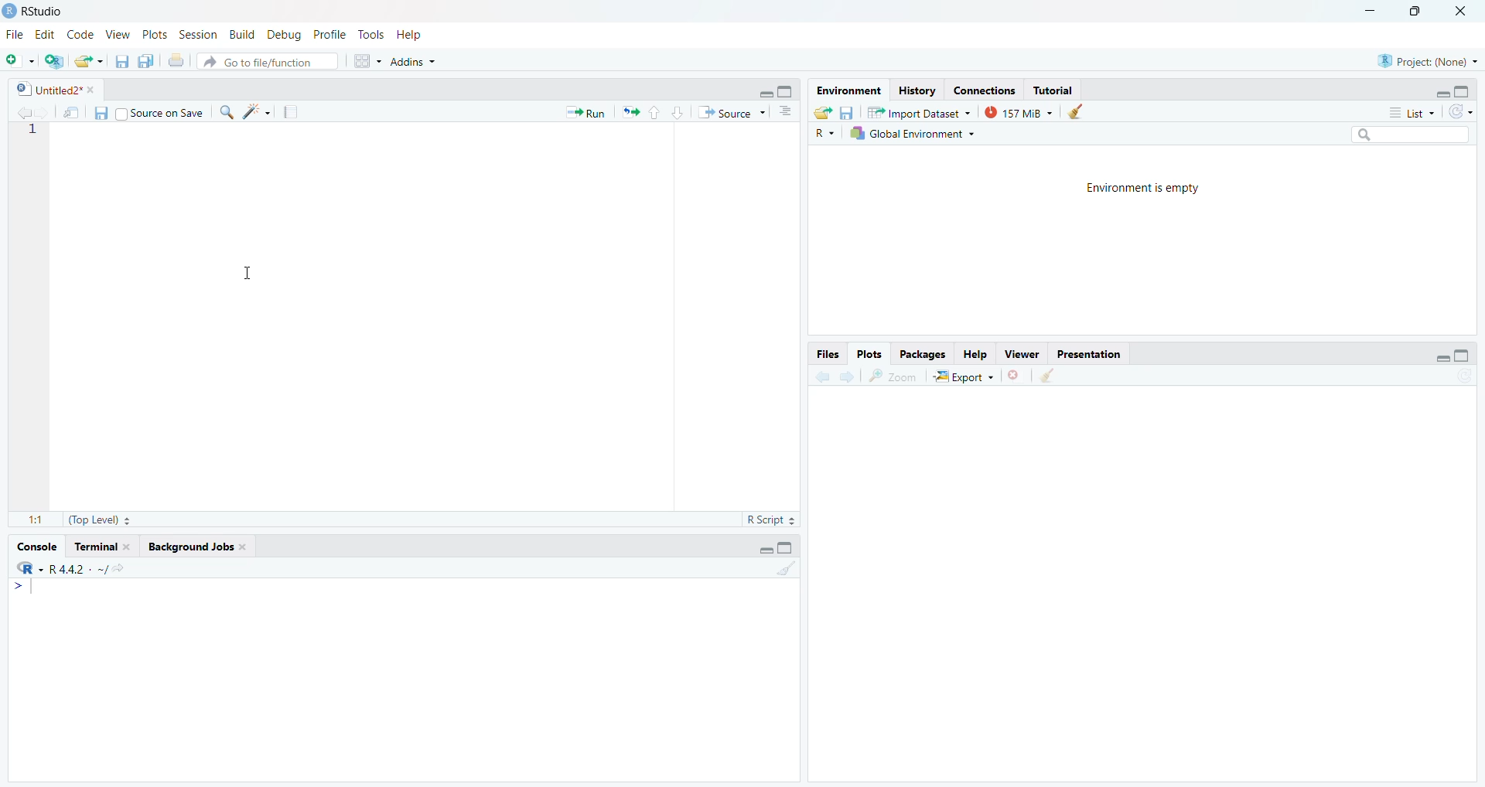 The image size is (1485, 787). What do you see at coordinates (1146, 188) in the screenshot?
I see `Environment is empty` at bounding box center [1146, 188].